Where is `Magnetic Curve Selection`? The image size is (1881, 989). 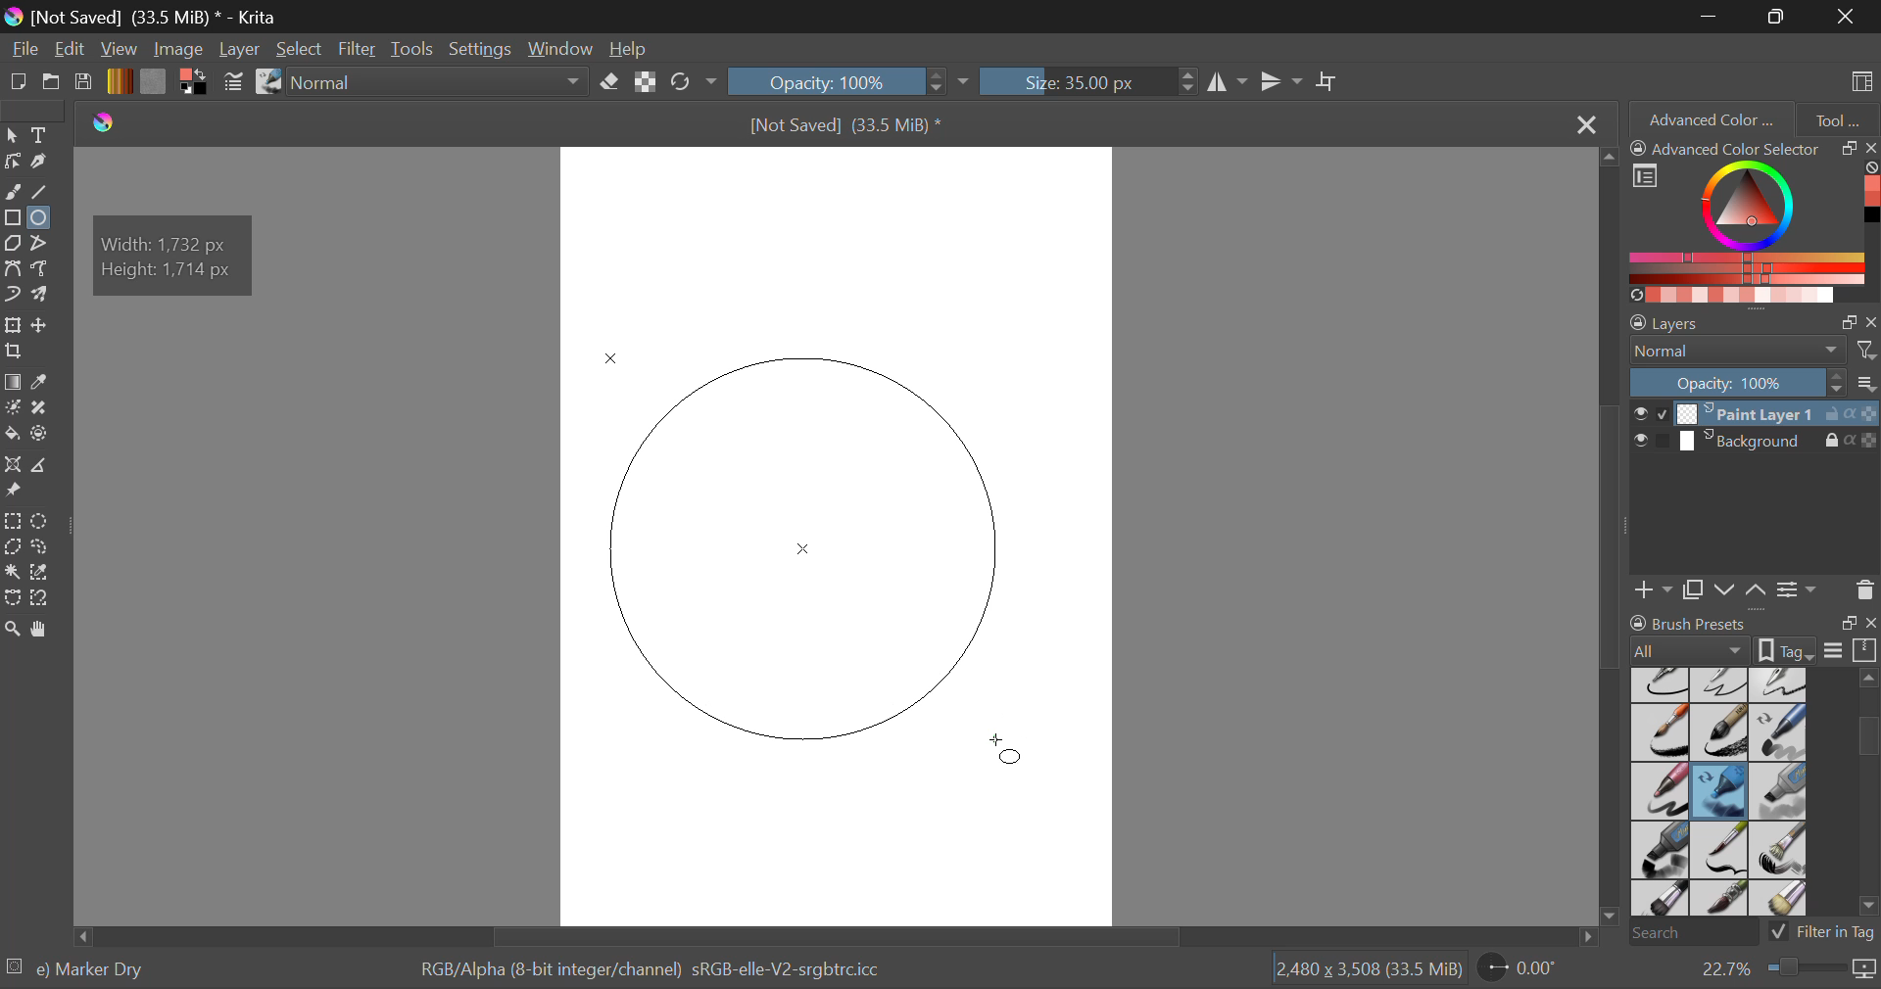
Magnetic Curve Selection is located at coordinates (47, 598).